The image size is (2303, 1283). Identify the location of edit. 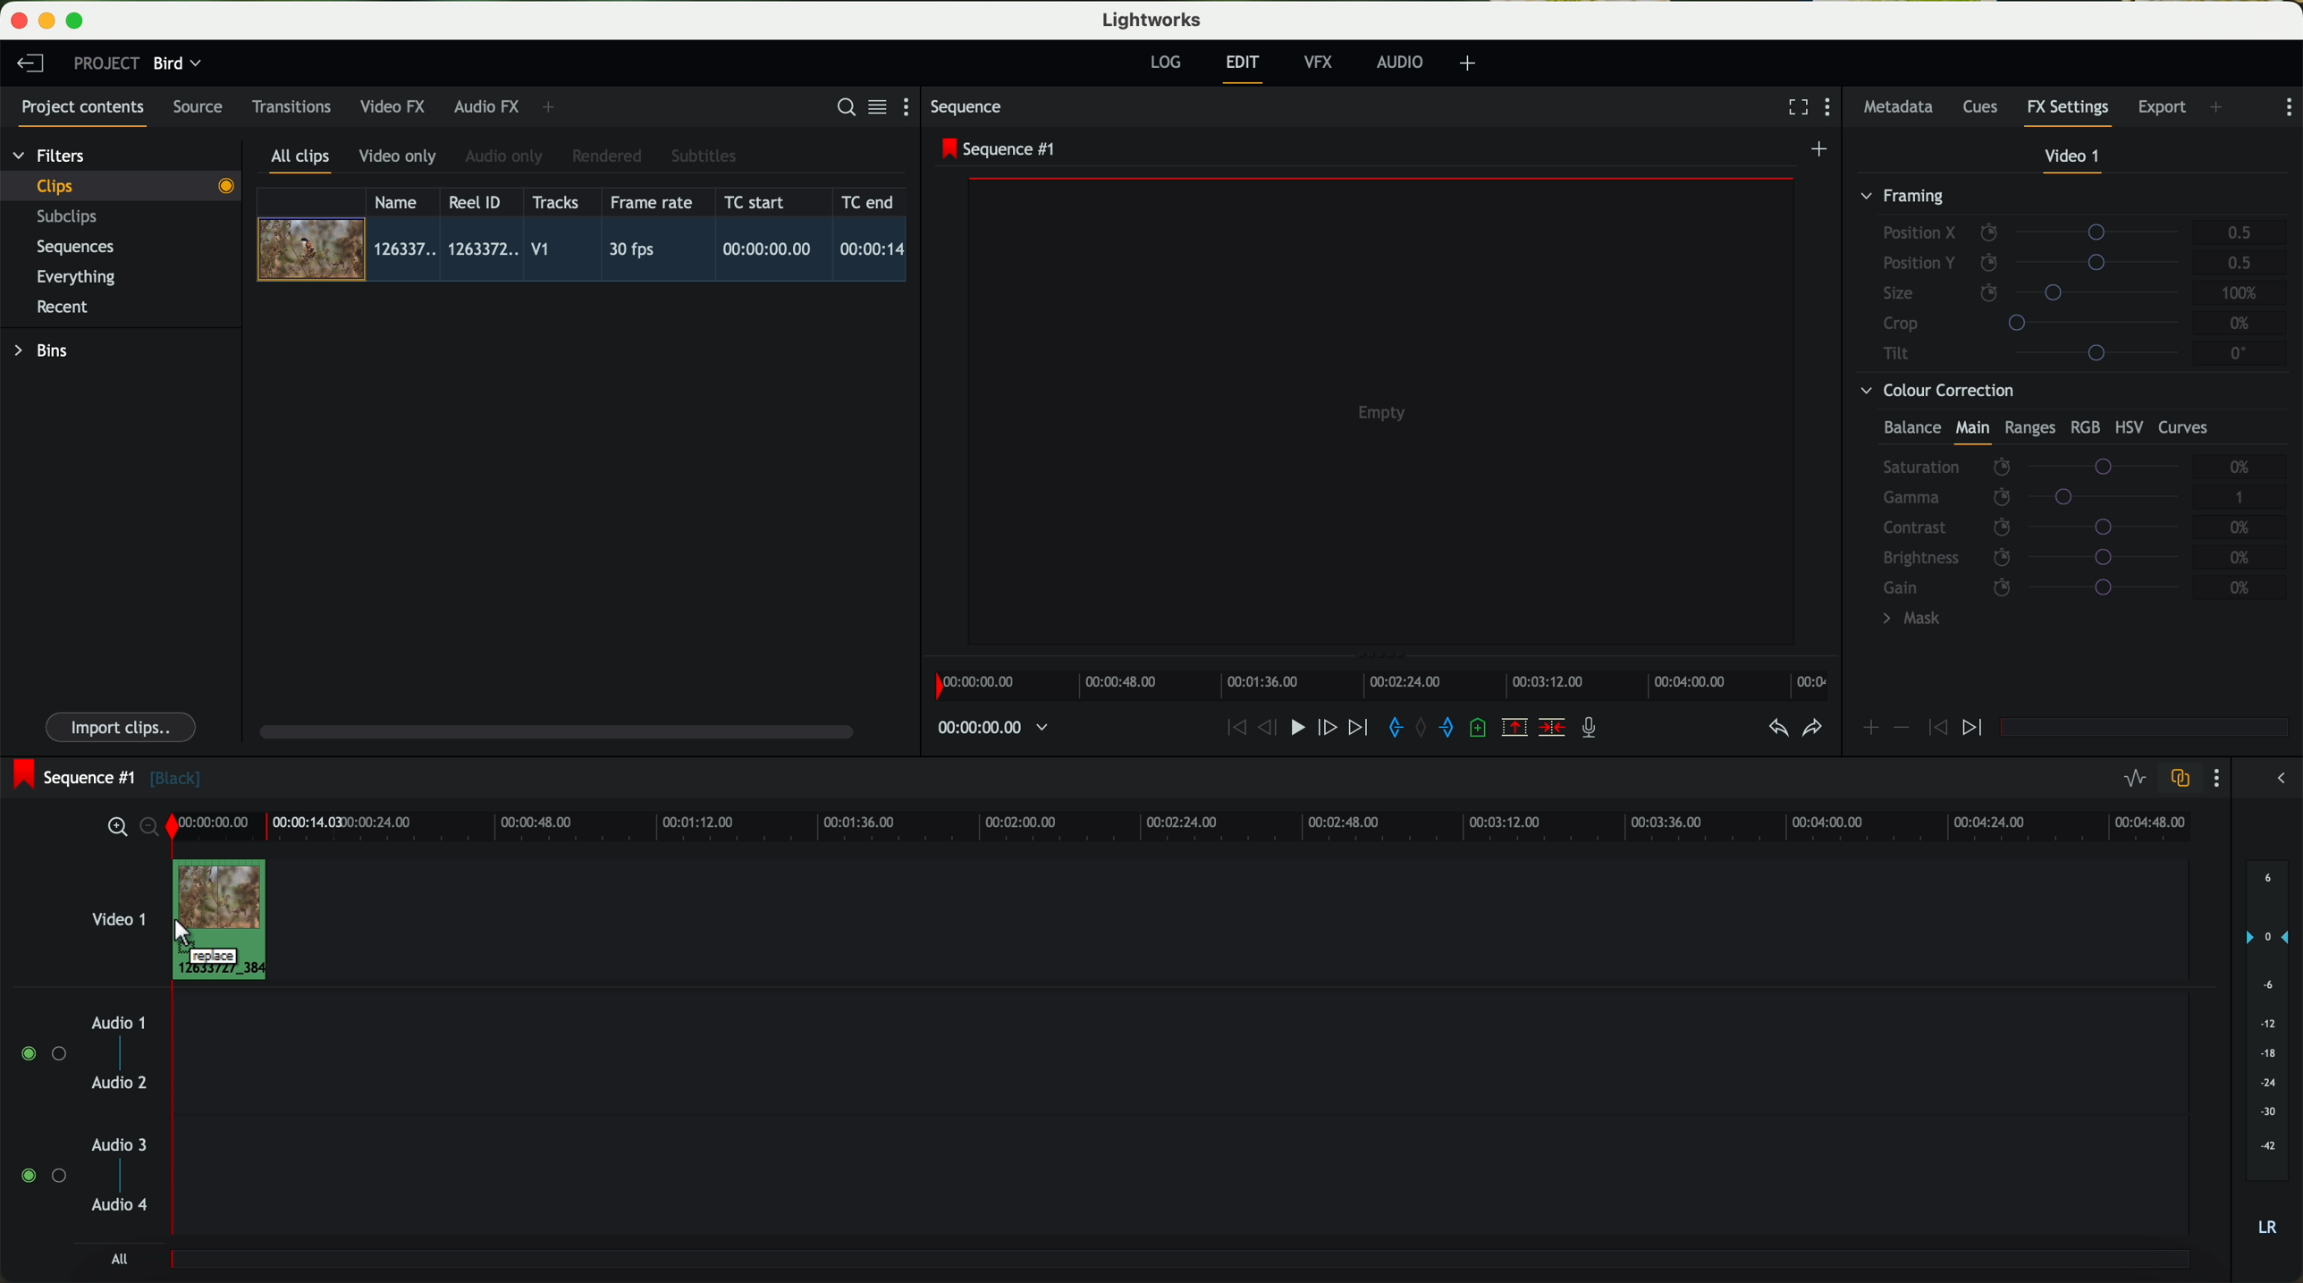
(1245, 67).